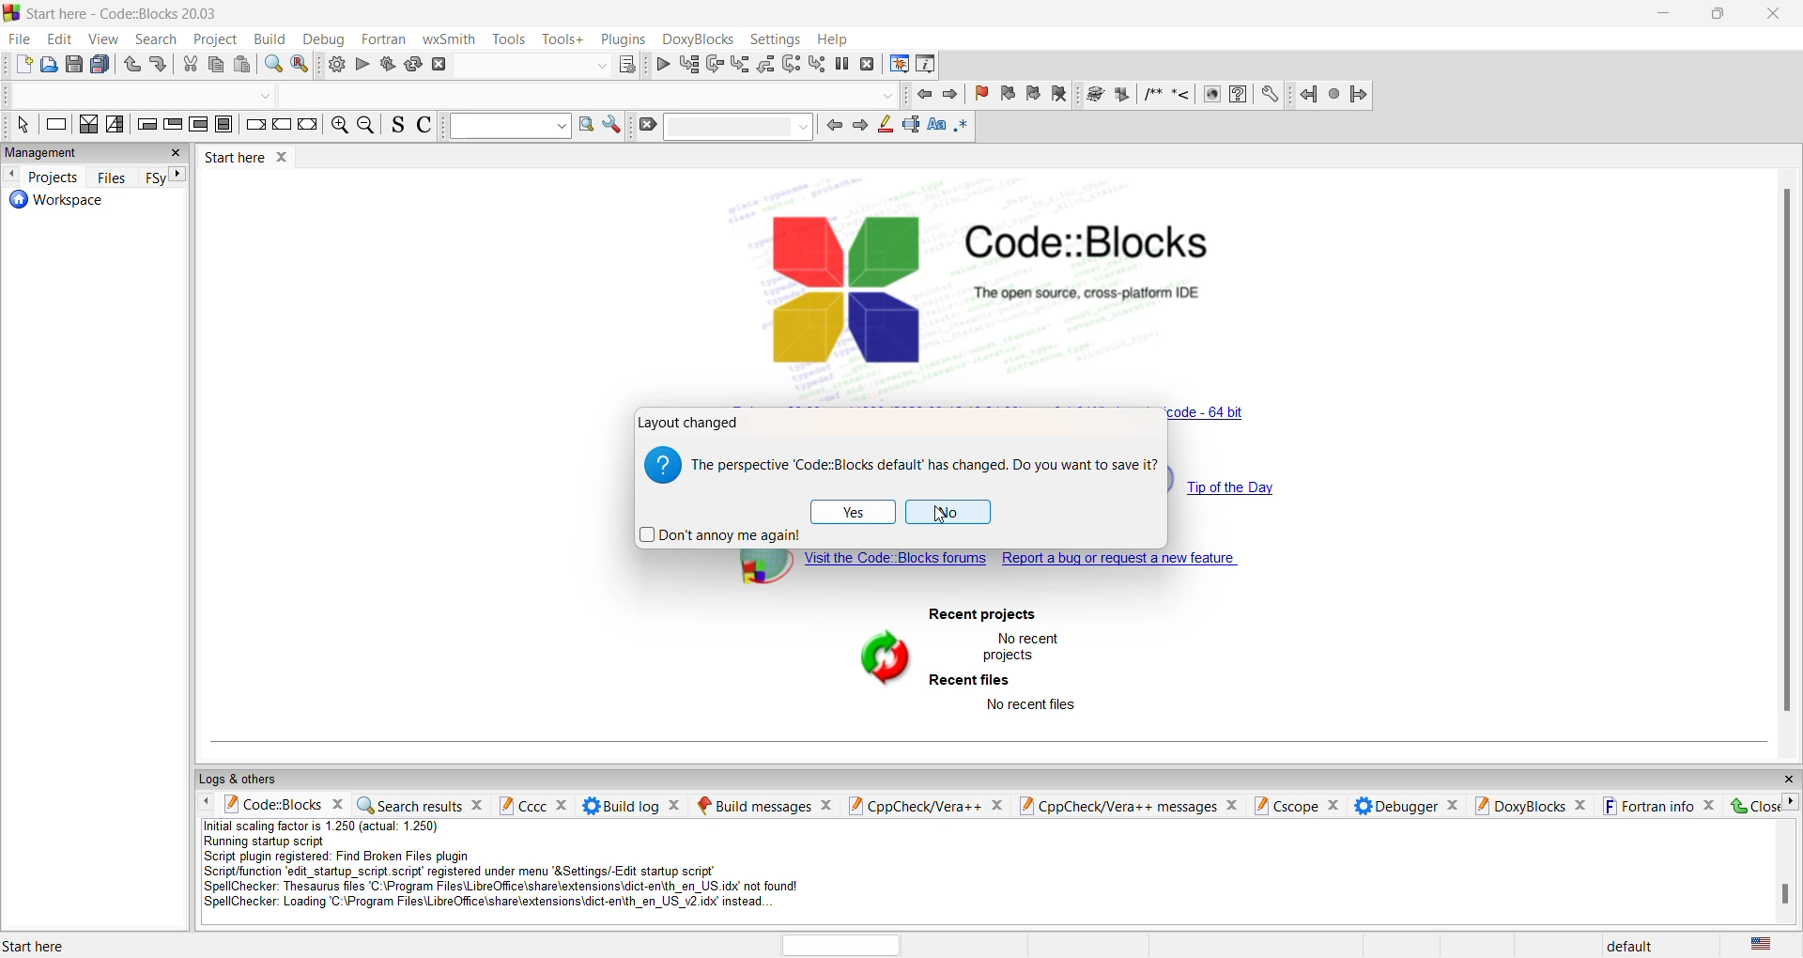 The image size is (1803, 958). What do you see at coordinates (385, 38) in the screenshot?
I see `fortran` at bounding box center [385, 38].